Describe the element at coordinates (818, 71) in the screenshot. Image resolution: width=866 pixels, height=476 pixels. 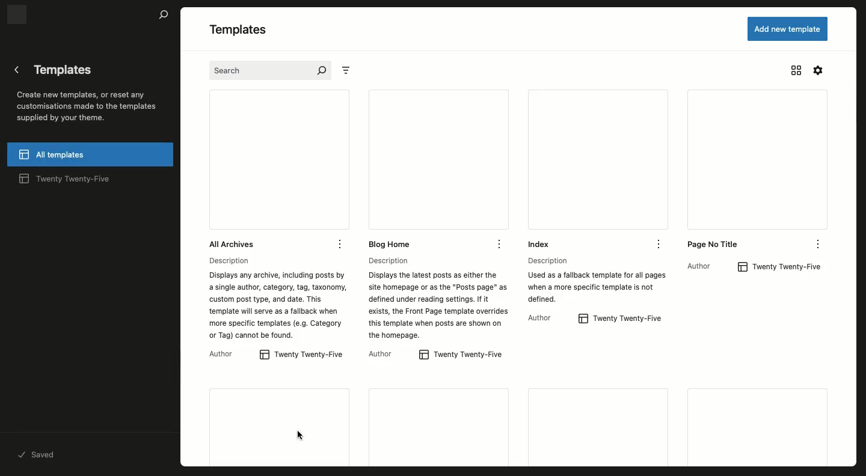
I see `Settings` at that location.